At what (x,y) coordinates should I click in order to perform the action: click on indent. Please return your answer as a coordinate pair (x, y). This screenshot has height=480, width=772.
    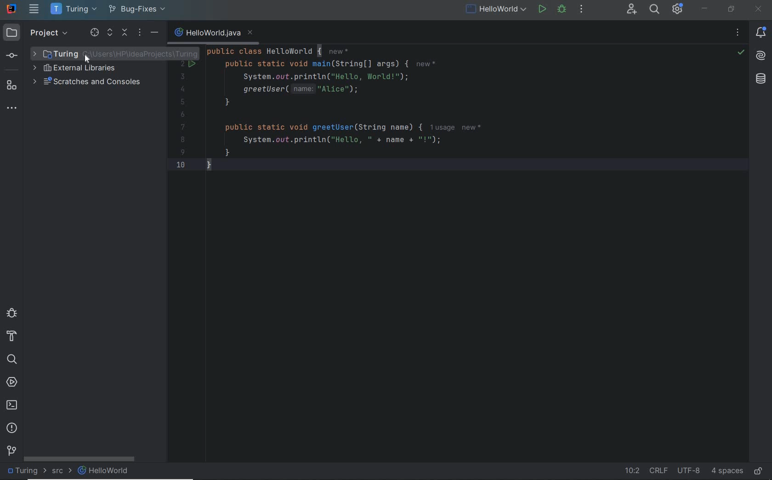
    Looking at the image, I should click on (727, 471).